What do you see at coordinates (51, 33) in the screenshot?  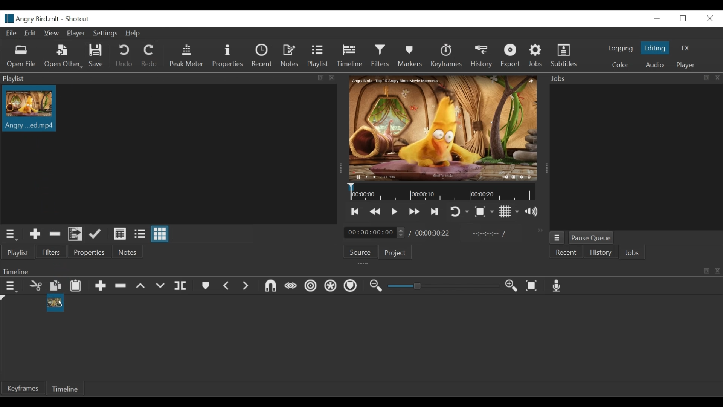 I see `View` at bounding box center [51, 33].